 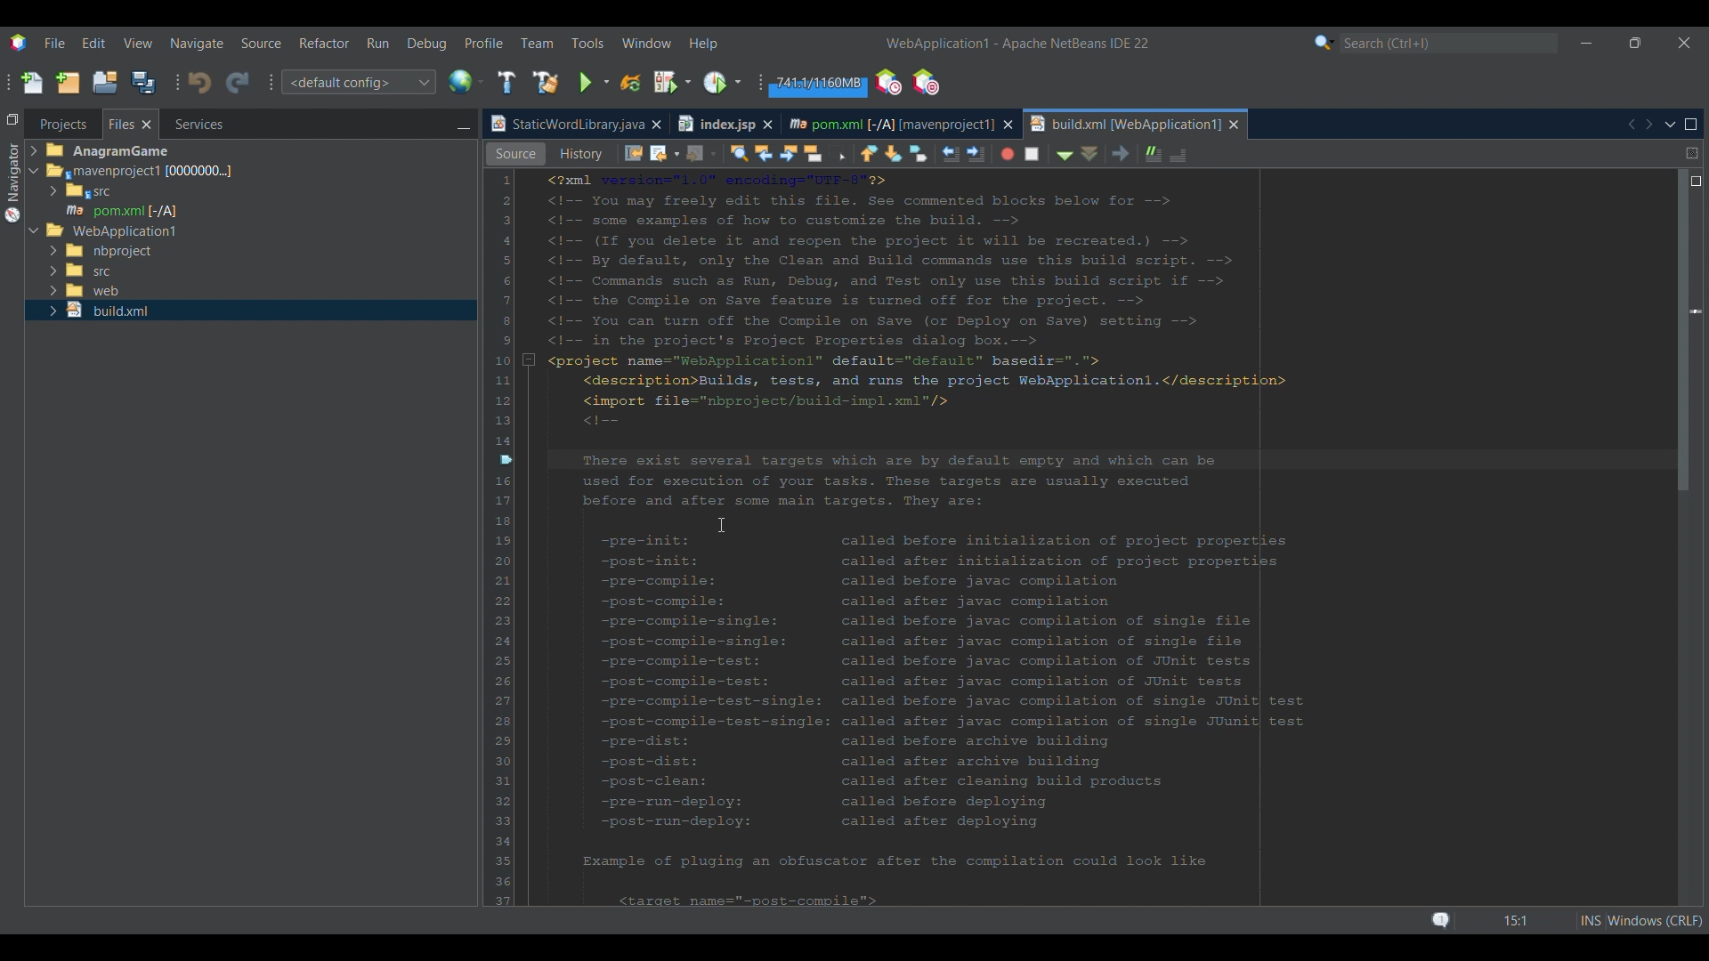 I want to click on Current tab highlighted, so click(x=889, y=122).